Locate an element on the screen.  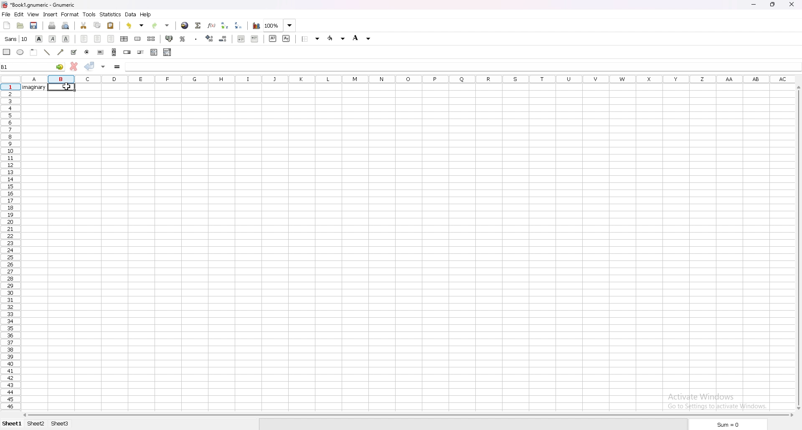
open is located at coordinates (21, 25).